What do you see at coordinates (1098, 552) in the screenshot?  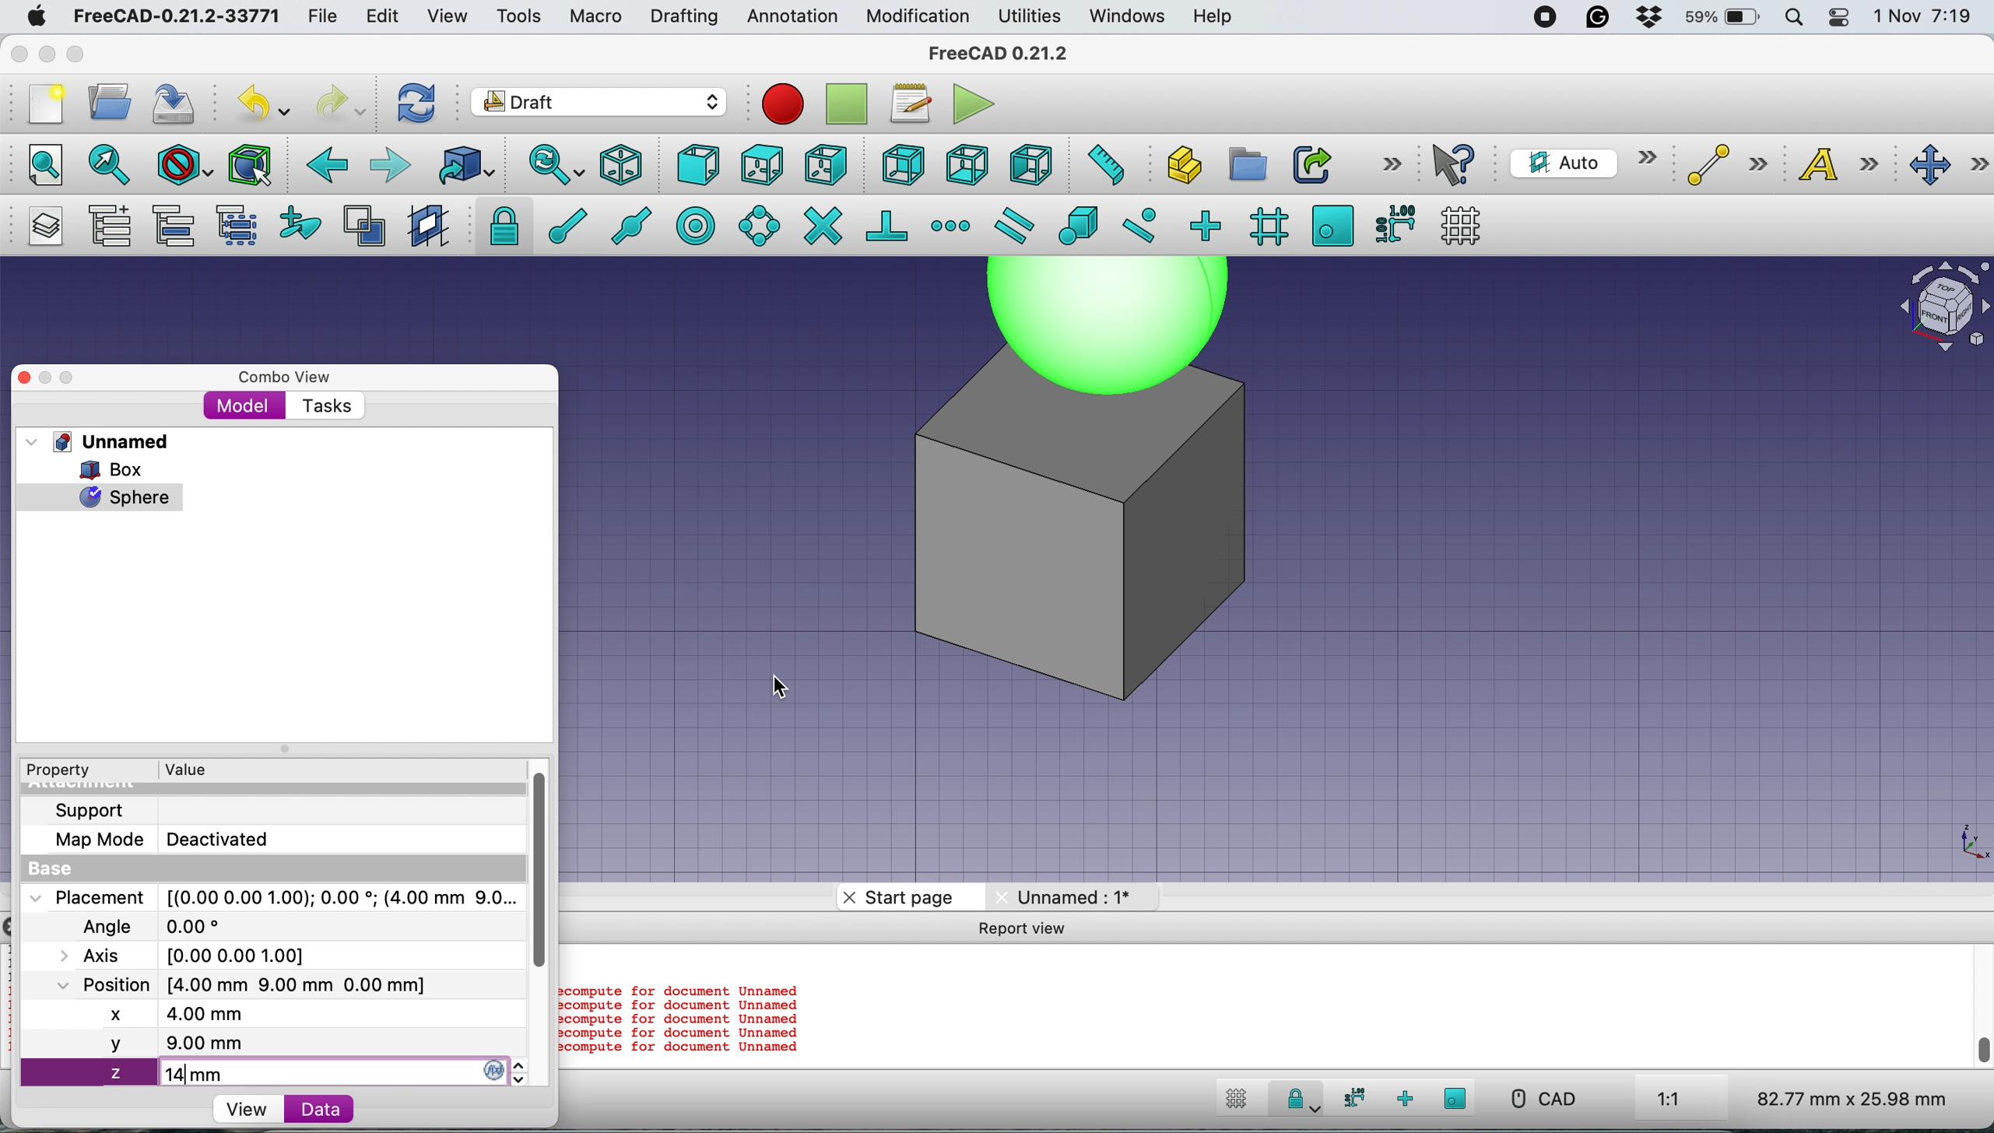 I see `sphere over box` at bounding box center [1098, 552].